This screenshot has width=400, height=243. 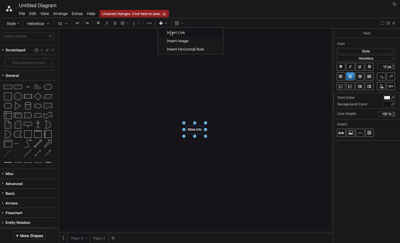 What do you see at coordinates (392, 75) in the screenshot?
I see `Subscript` at bounding box center [392, 75].